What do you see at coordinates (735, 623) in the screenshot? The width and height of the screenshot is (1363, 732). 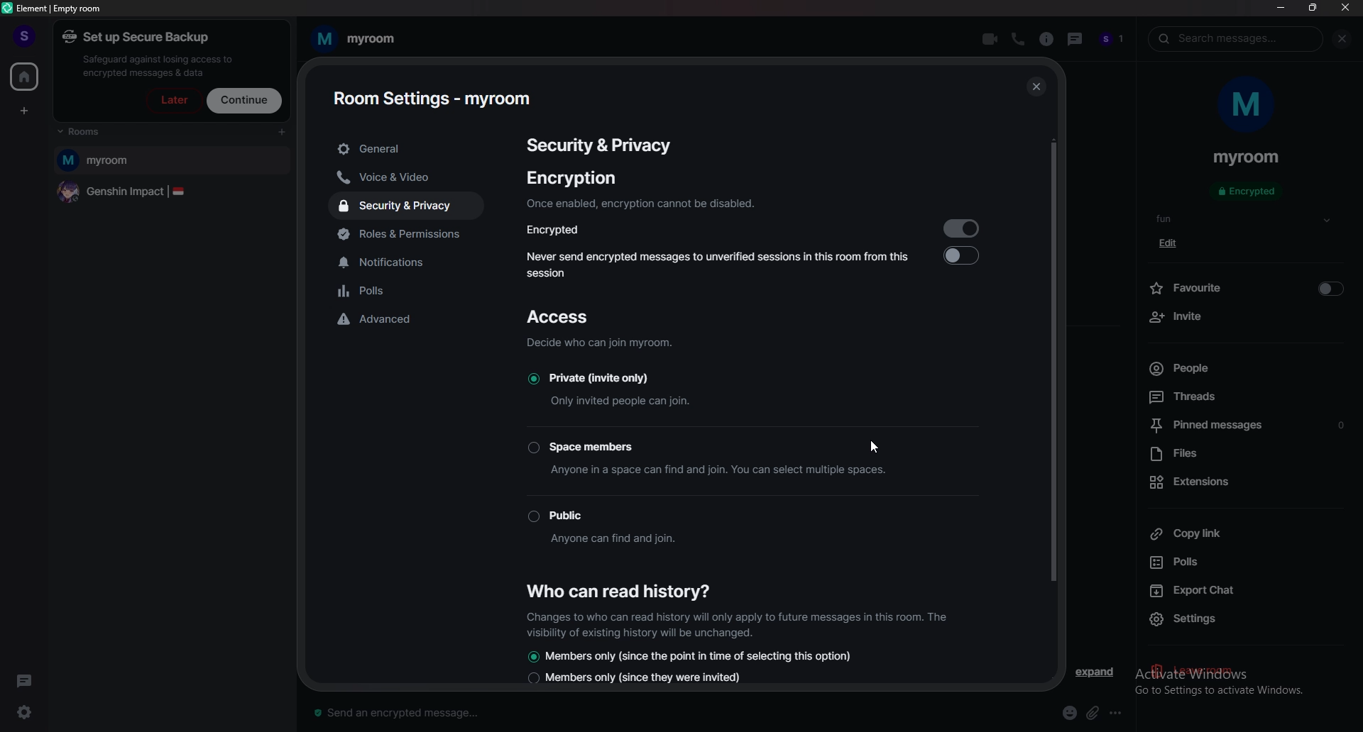 I see `Changes to who can read history will only apply to future messages in this room. The visibility of existing history will be unchanged.` at bounding box center [735, 623].